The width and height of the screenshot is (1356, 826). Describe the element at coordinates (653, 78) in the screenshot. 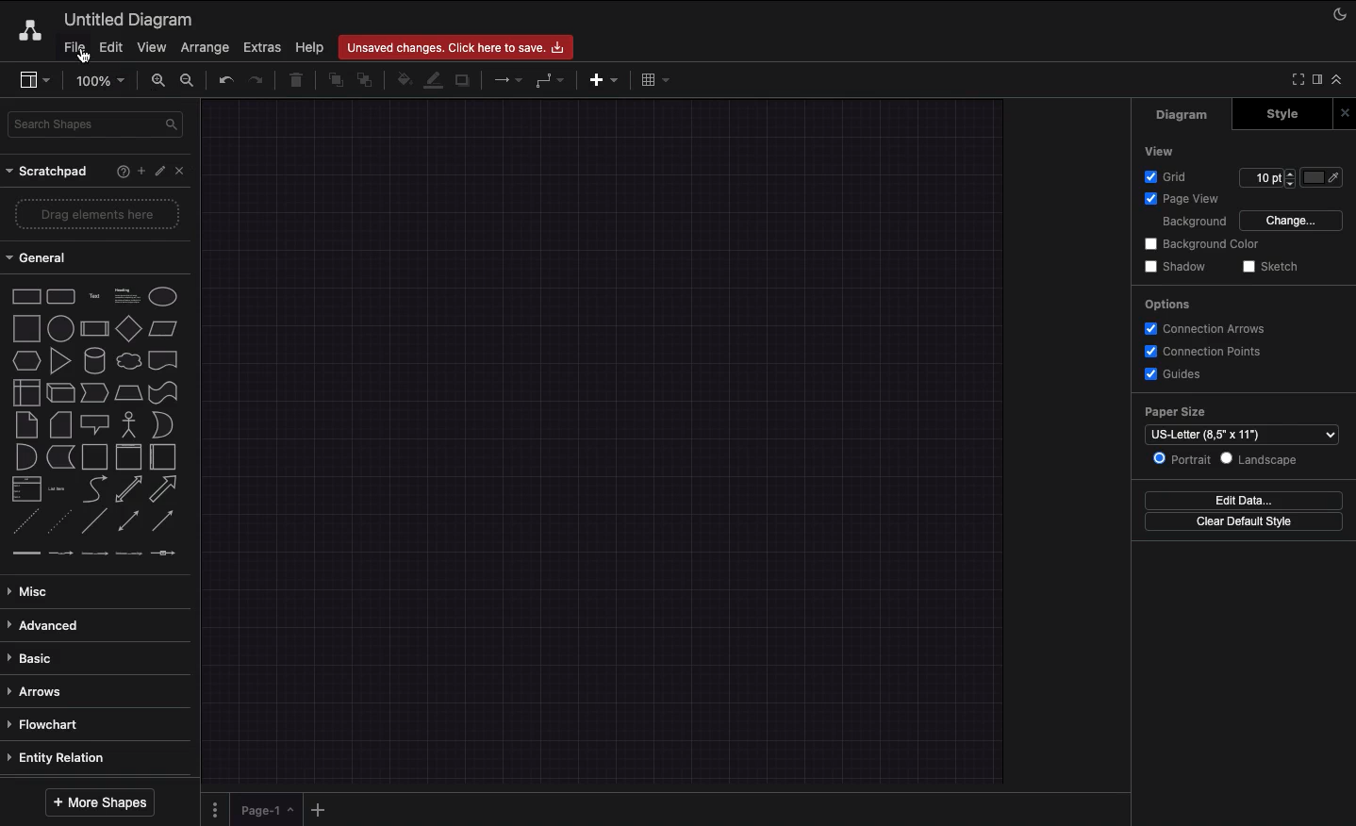

I see `Table` at that location.